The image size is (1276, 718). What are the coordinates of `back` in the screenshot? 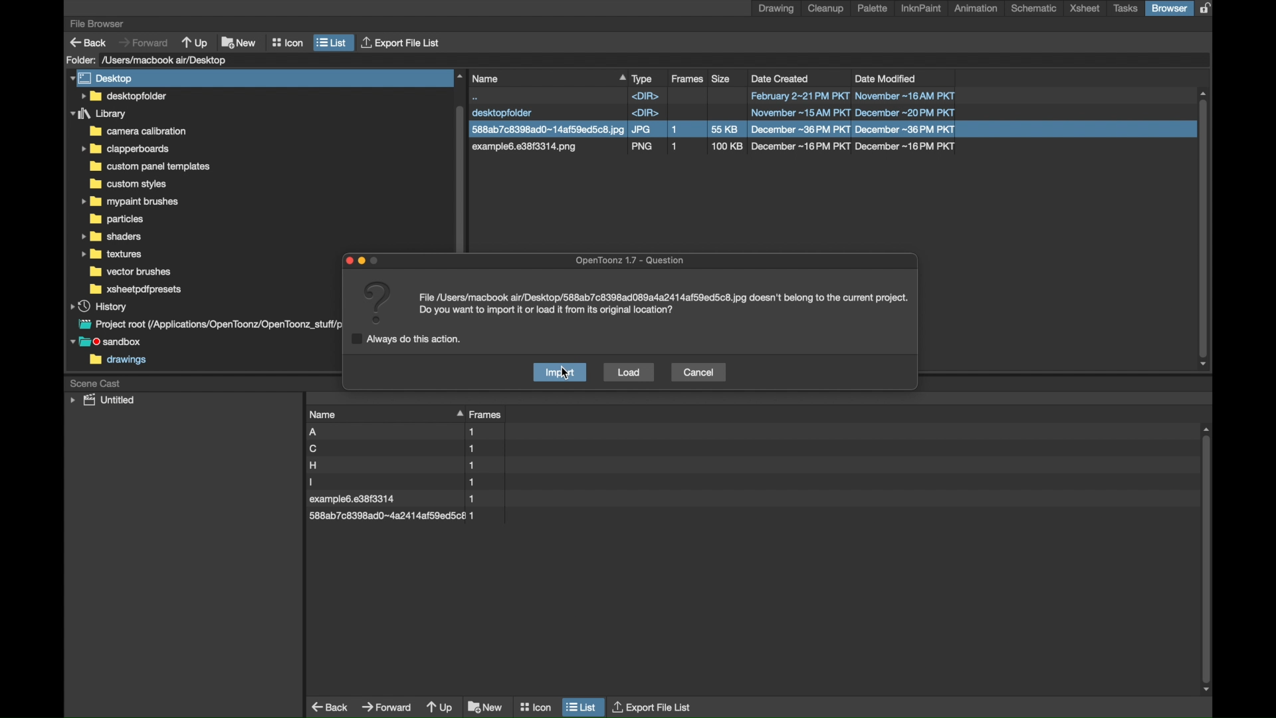 It's located at (331, 707).